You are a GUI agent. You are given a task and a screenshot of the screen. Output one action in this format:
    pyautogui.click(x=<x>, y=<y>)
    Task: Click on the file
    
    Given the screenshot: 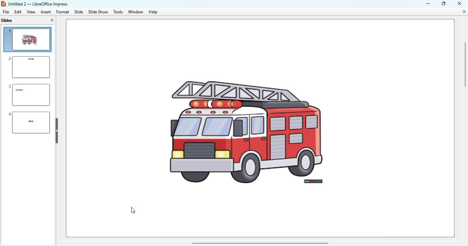 What is the action you would take?
    pyautogui.click(x=6, y=12)
    